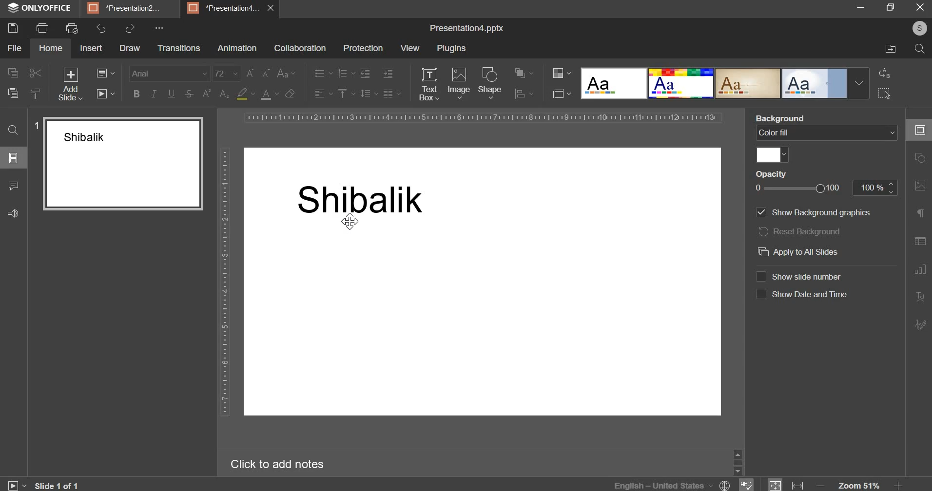 Image resolution: width=932 pixels, height=491 pixels. Describe the element at coordinates (725, 83) in the screenshot. I see `design` at that location.